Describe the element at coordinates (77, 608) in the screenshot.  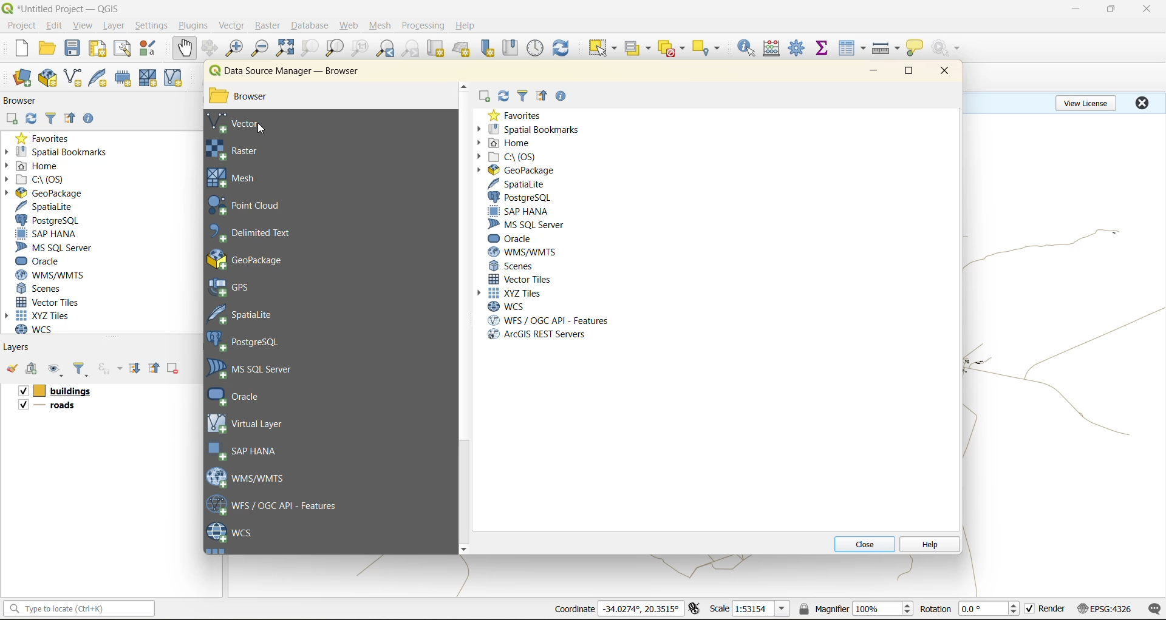
I see `status bar` at that location.